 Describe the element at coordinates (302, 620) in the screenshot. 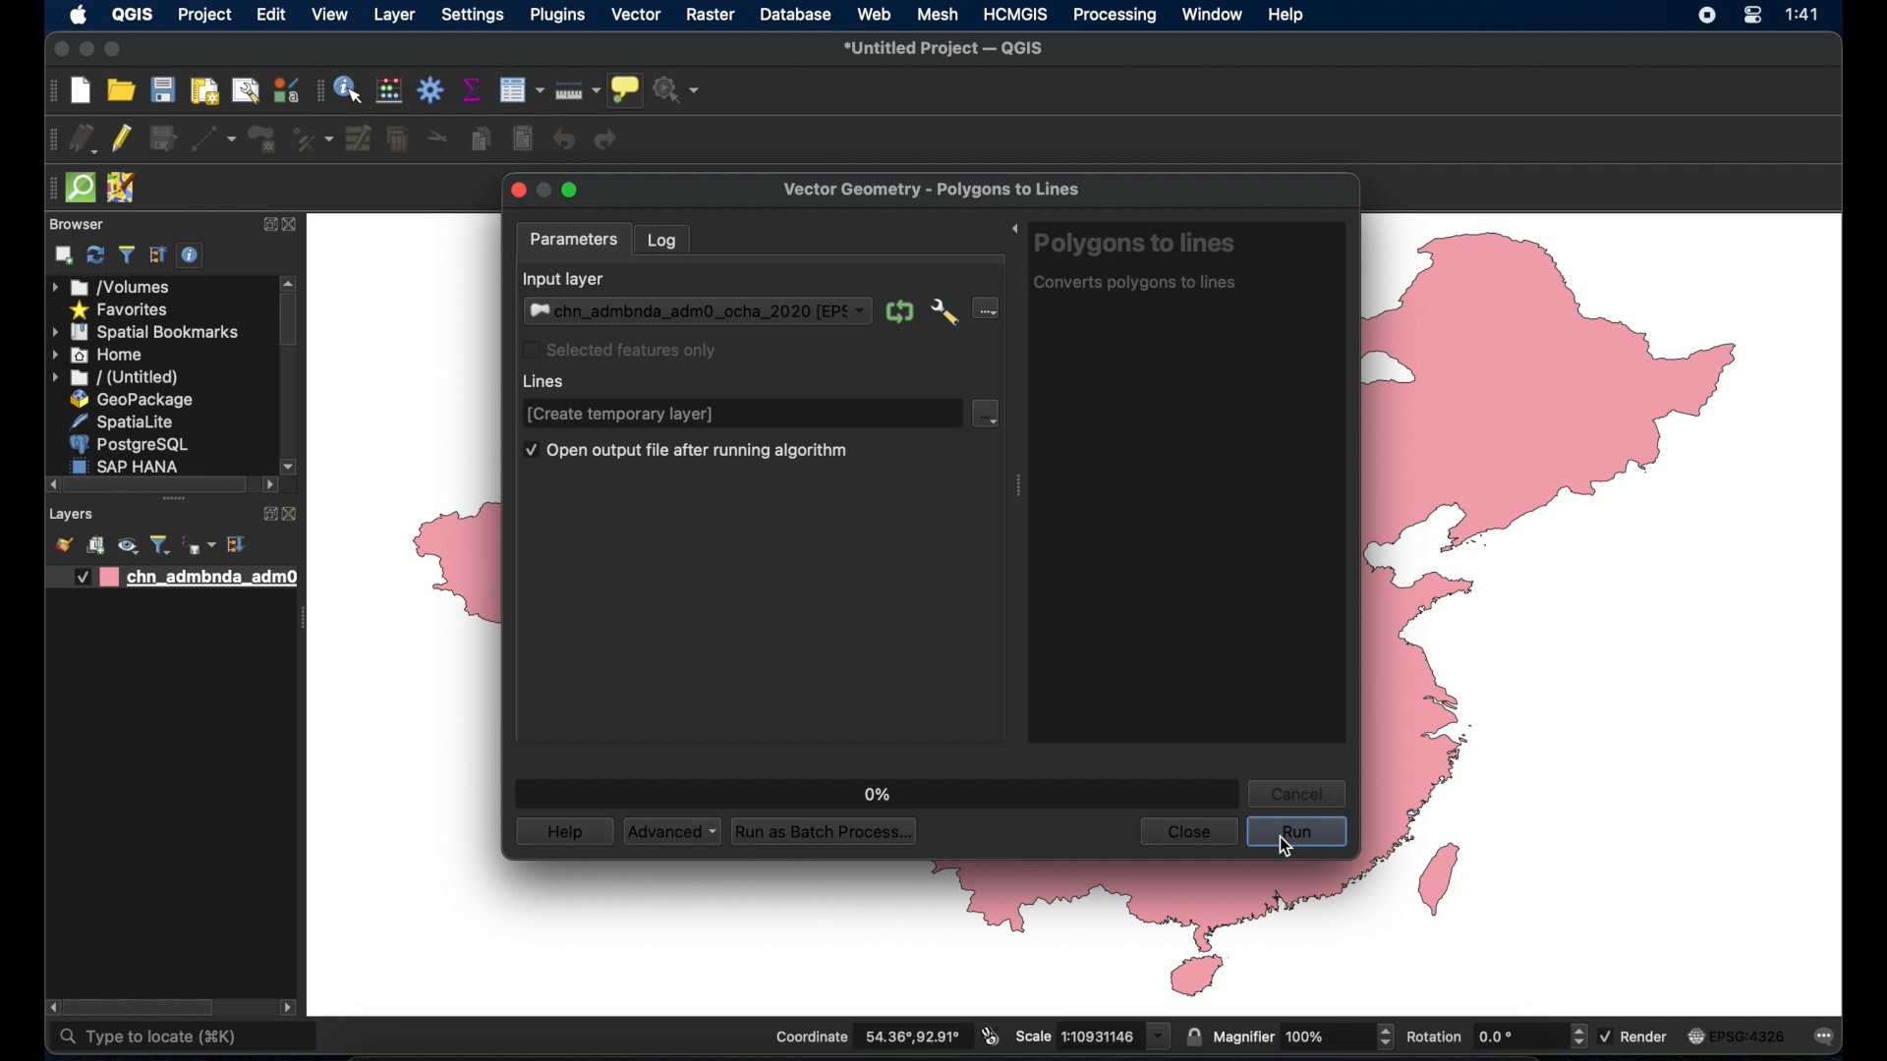

I see `drag handle` at that location.